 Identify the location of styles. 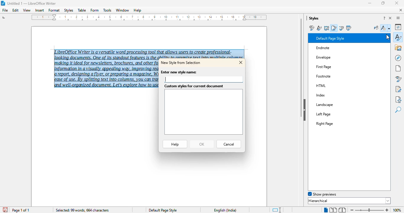
(313, 18).